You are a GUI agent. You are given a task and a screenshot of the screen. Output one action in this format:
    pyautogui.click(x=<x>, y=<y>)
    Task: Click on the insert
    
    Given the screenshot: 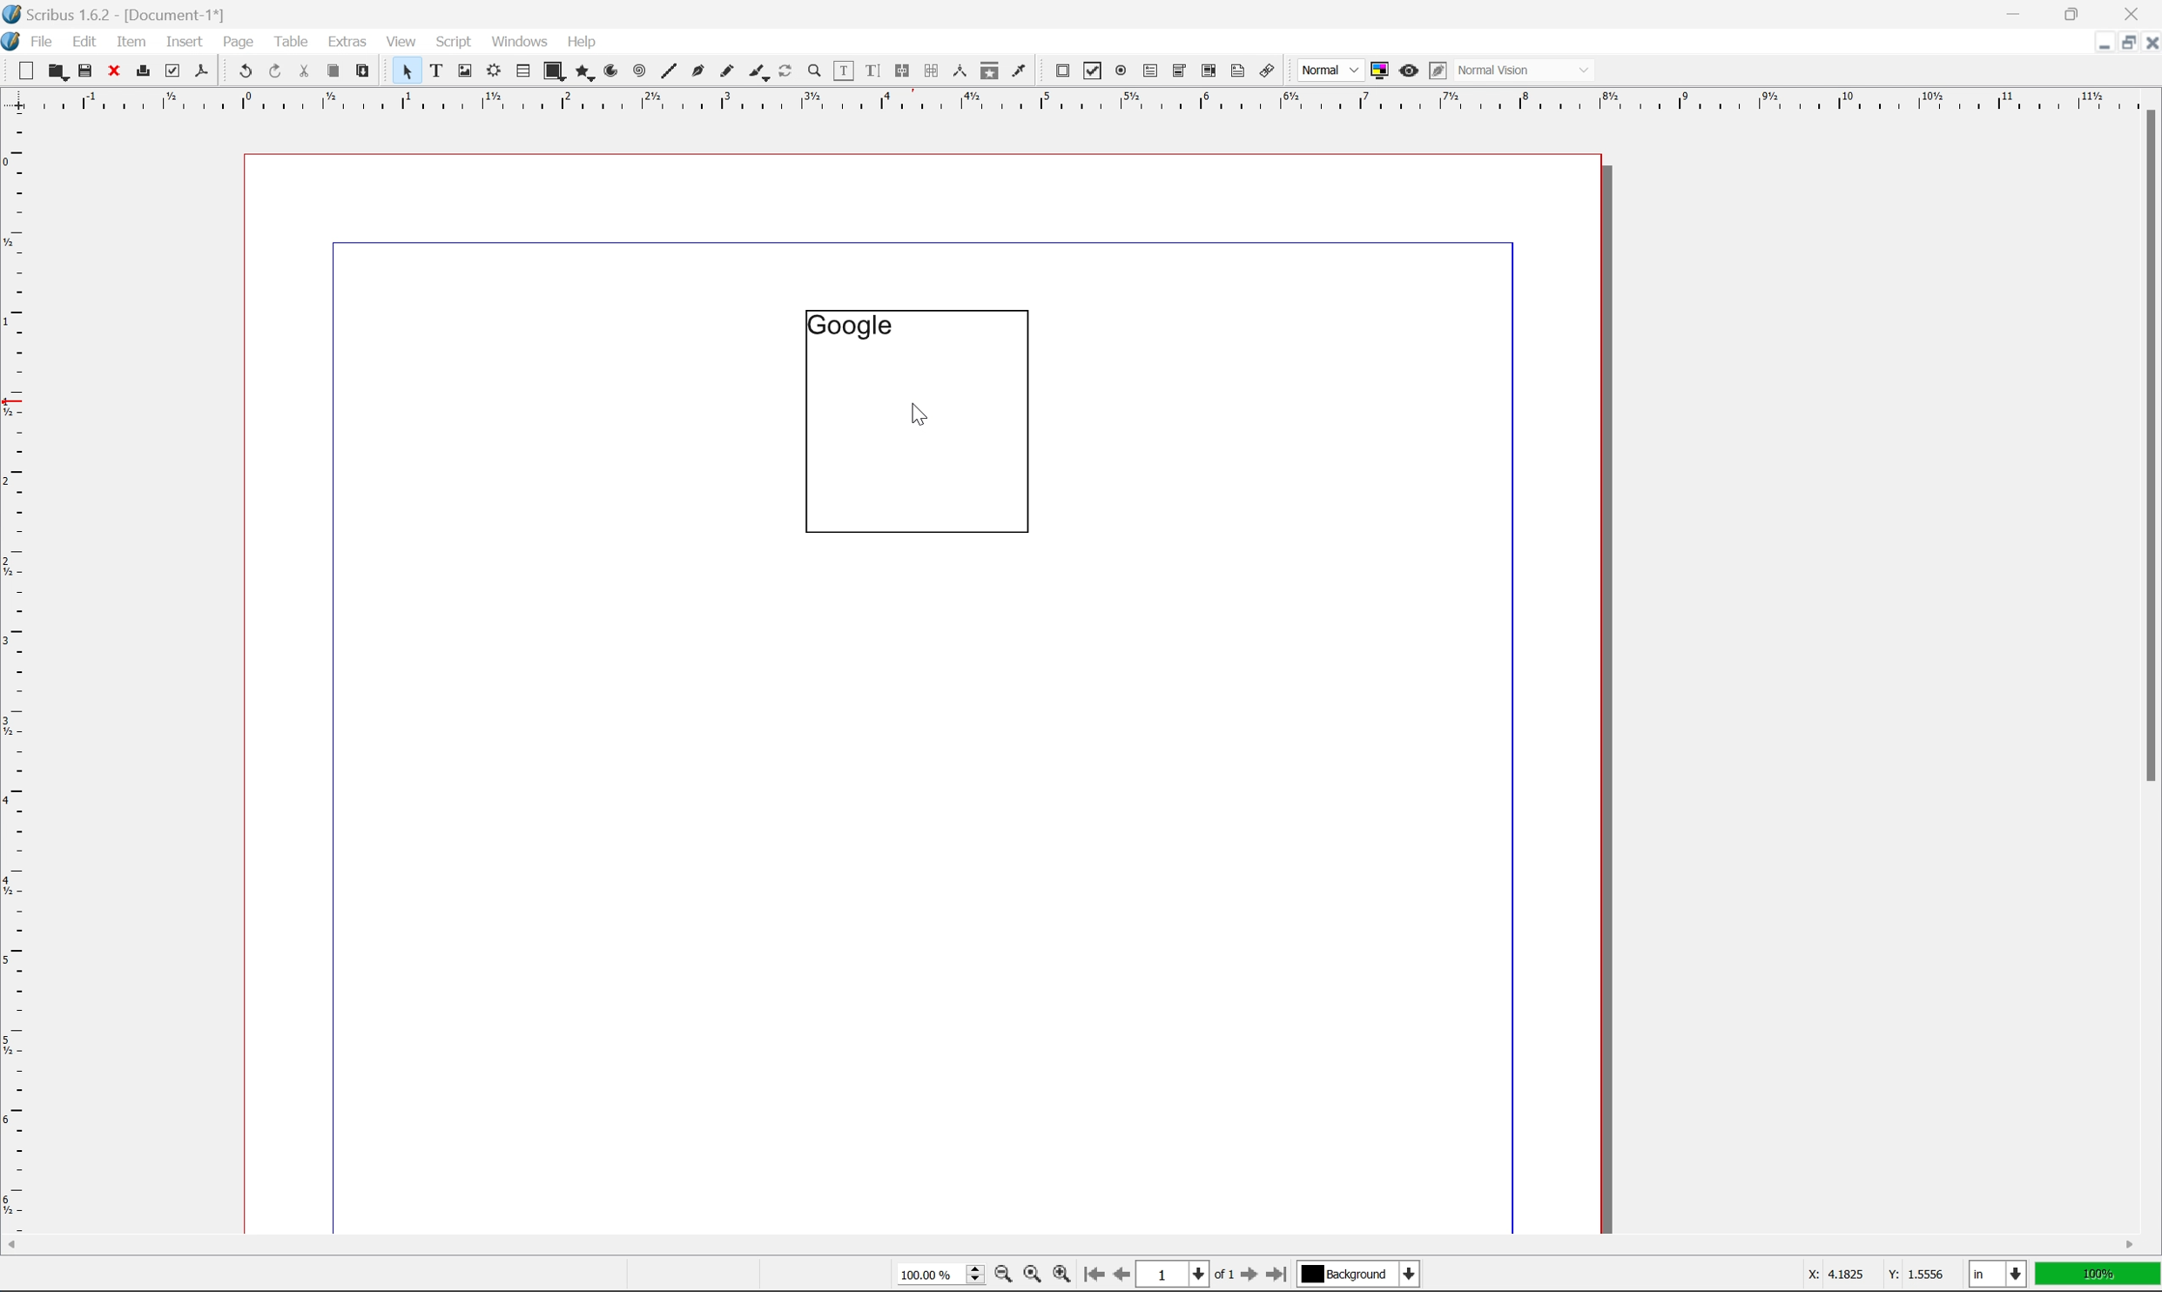 What is the action you would take?
    pyautogui.click(x=185, y=40)
    